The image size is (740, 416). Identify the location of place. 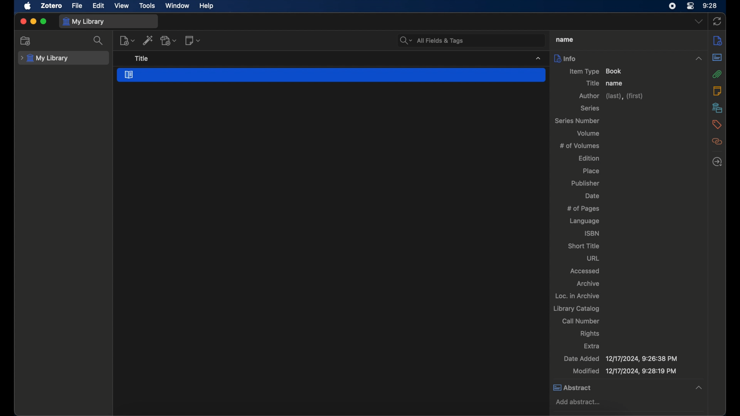
(592, 171).